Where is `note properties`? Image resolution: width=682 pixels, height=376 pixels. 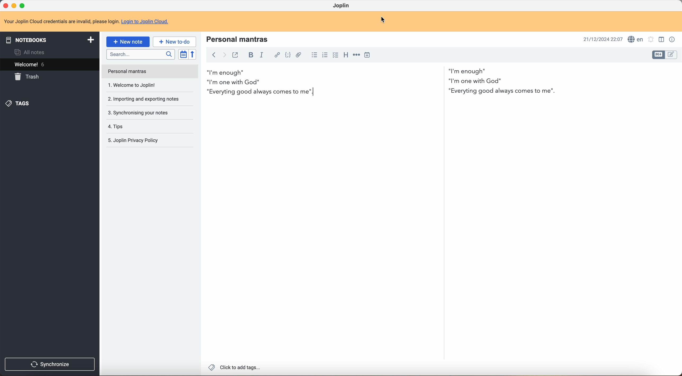 note properties is located at coordinates (672, 40).